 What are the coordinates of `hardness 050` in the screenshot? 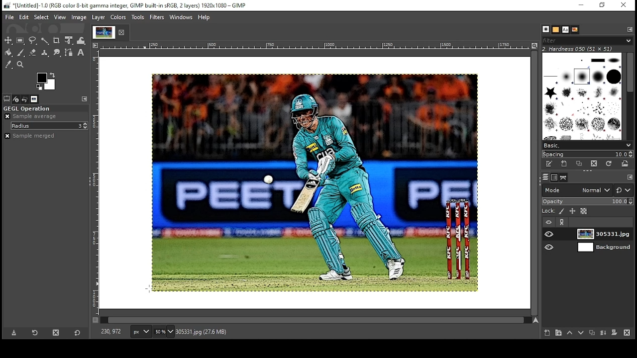 It's located at (585, 49).